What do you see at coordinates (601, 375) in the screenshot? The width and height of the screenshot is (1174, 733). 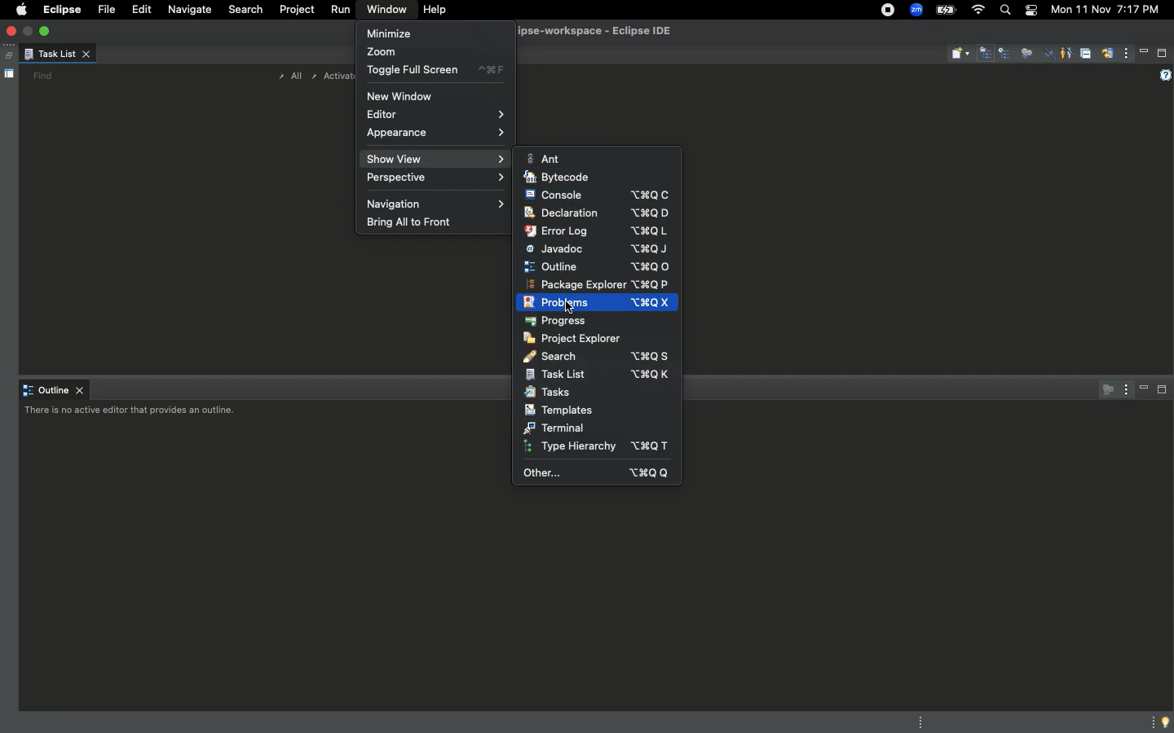 I see `Task list` at bounding box center [601, 375].